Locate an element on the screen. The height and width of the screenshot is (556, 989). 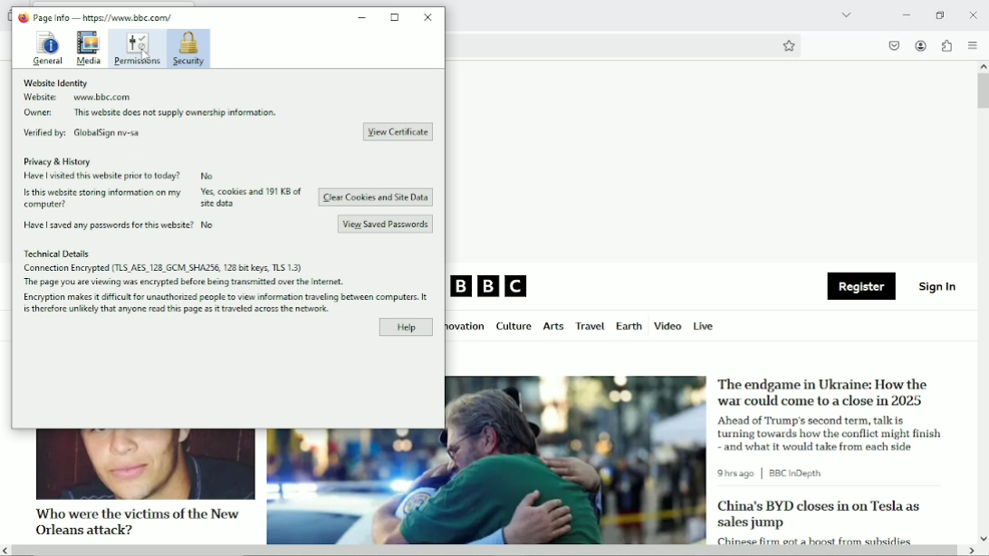
image is located at coordinates (144, 465).